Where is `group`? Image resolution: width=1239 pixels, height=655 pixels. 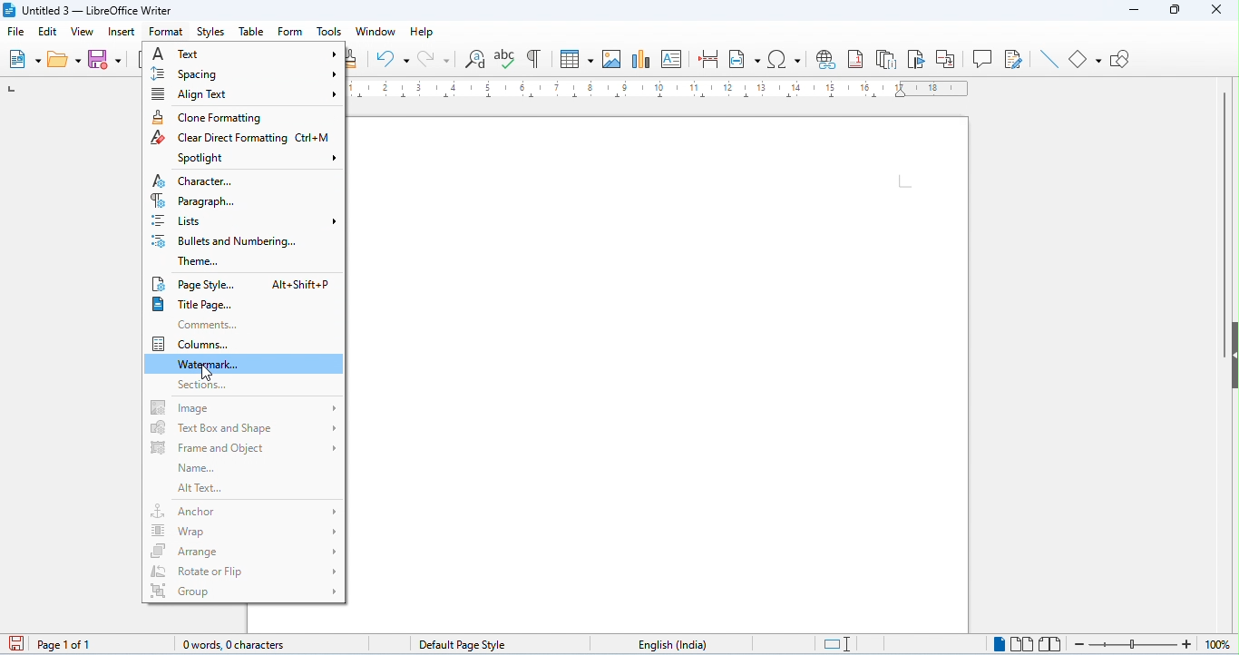
group is located at coordinates (241, 591).